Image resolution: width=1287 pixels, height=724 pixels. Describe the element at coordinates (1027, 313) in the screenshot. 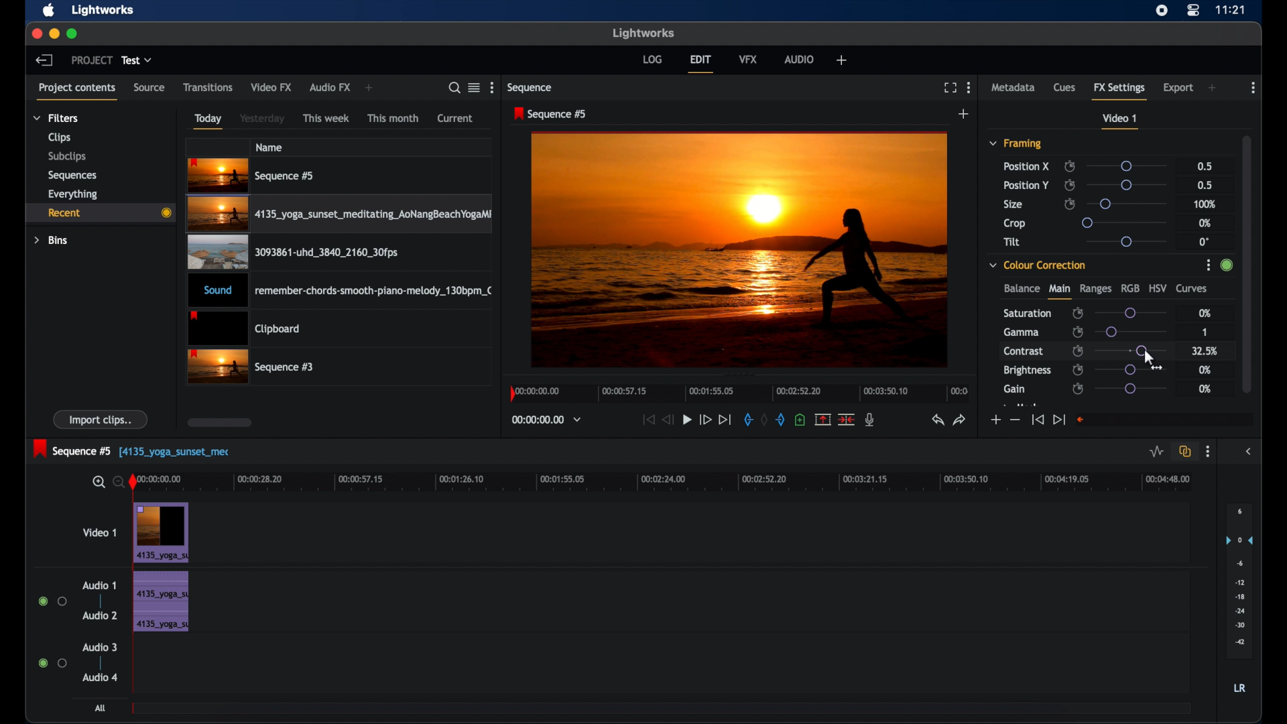

I see `saturation` at that location.